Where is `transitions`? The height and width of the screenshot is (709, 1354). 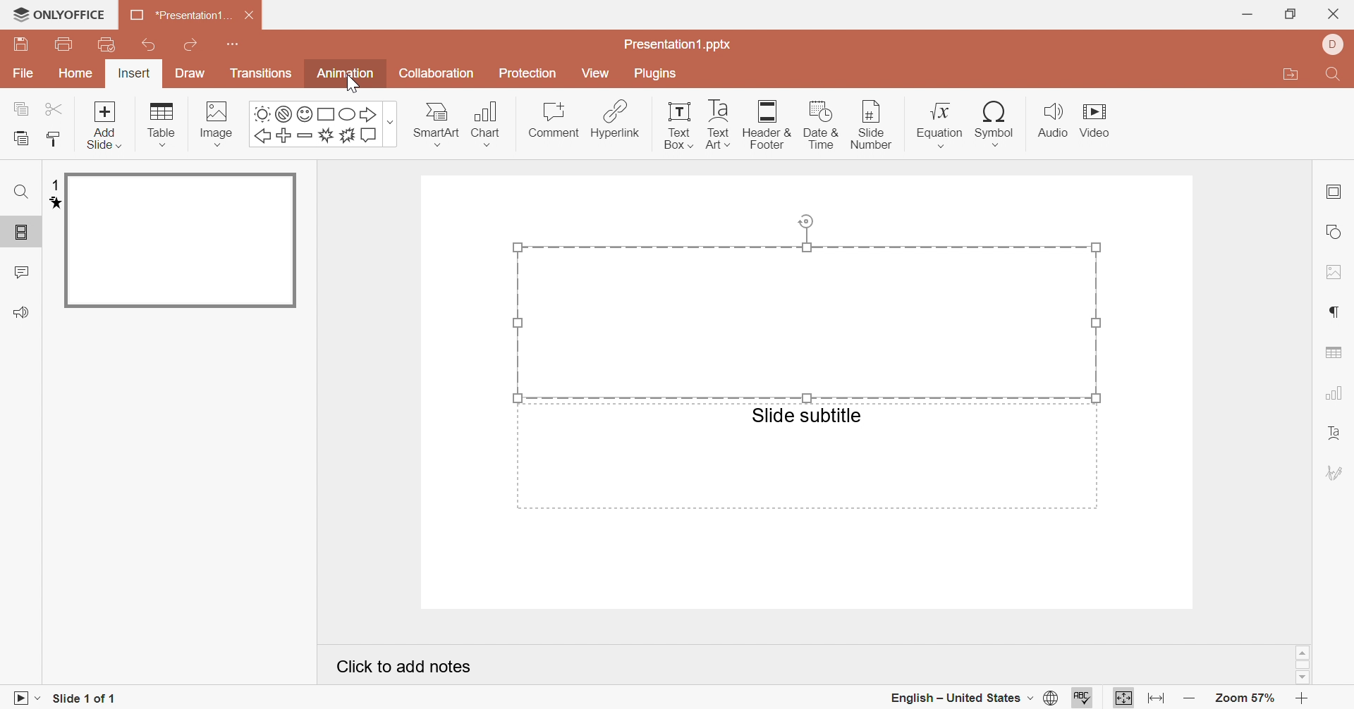 transitions is located at coordinates (260, 74).